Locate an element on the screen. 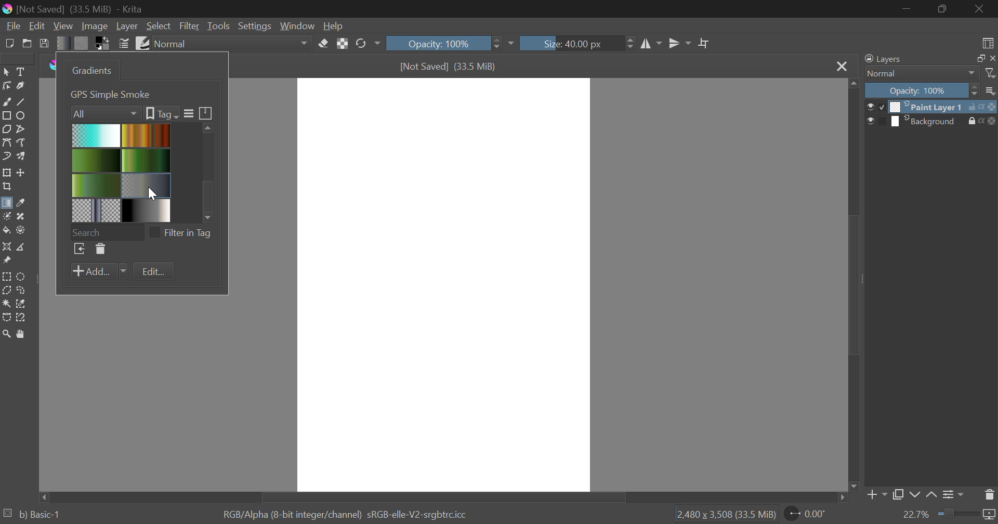 The height and width of the screenshot is (524, 998). Pan is located at coordinates (20, 334).